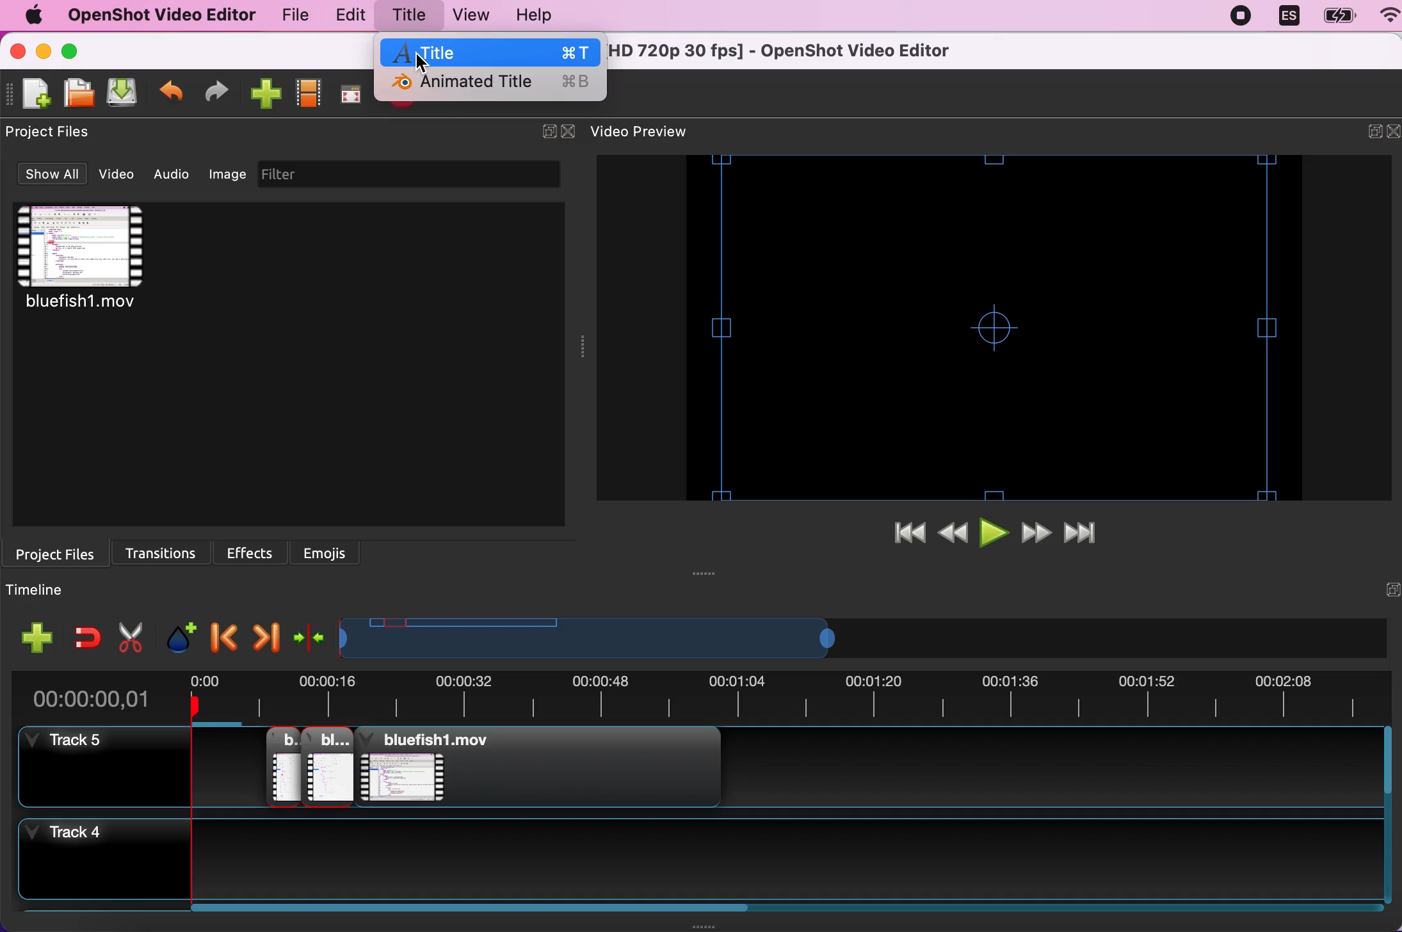  I want to click on audio, so click(176, 174).